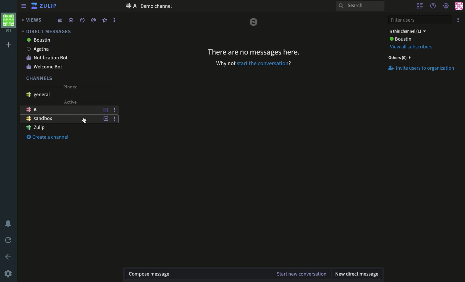 Image resolution: width=465 pixels, height=282 pixels. Describe the element at coordinates (71, 20) in the screenshot. I see `Inbox` at that location.